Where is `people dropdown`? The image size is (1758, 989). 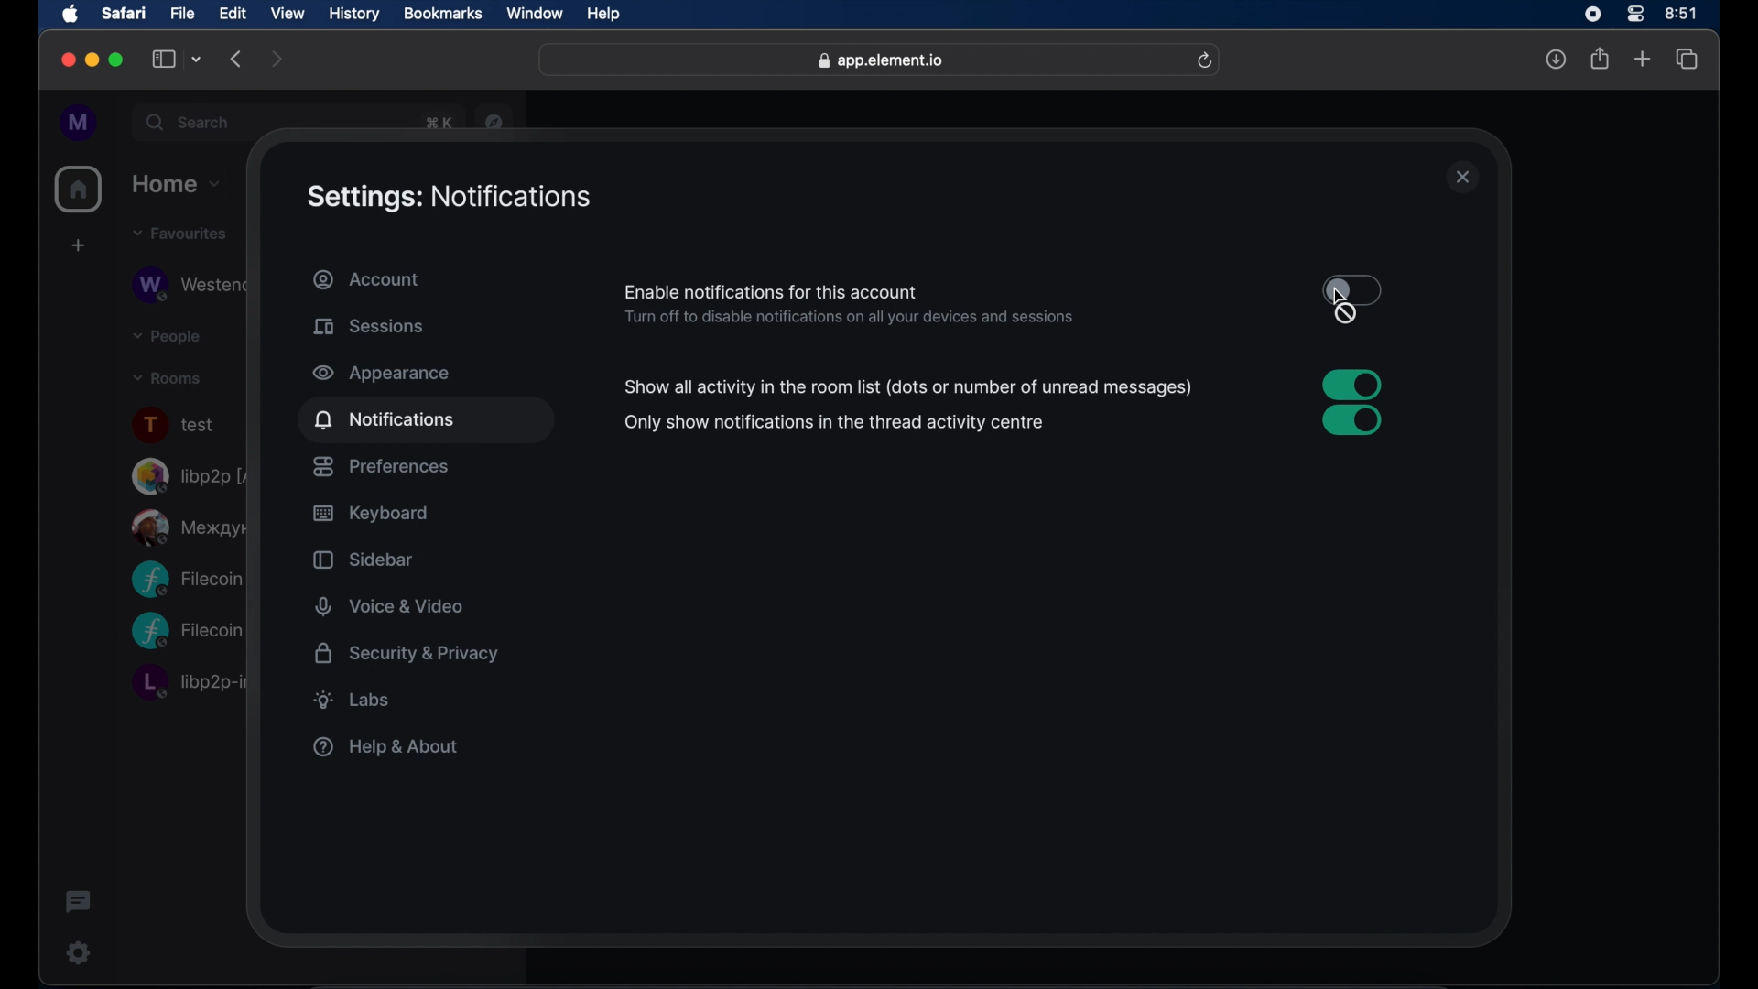
people dropdown is located at coordinates (165, 337).